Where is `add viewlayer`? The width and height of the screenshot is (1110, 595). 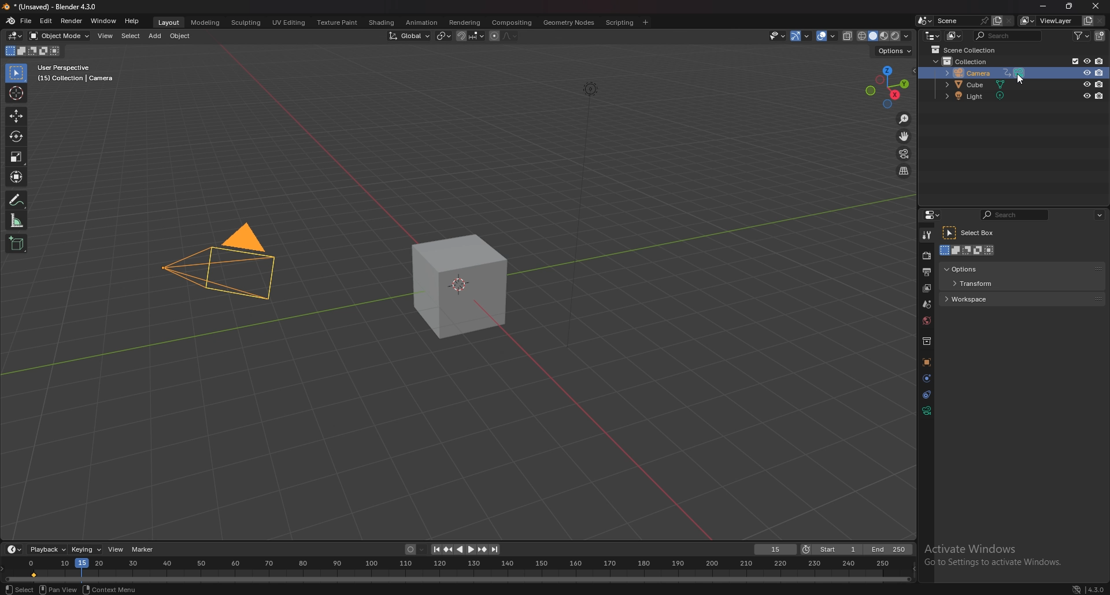 add viewlayer is located at coordinates (1087, 20).